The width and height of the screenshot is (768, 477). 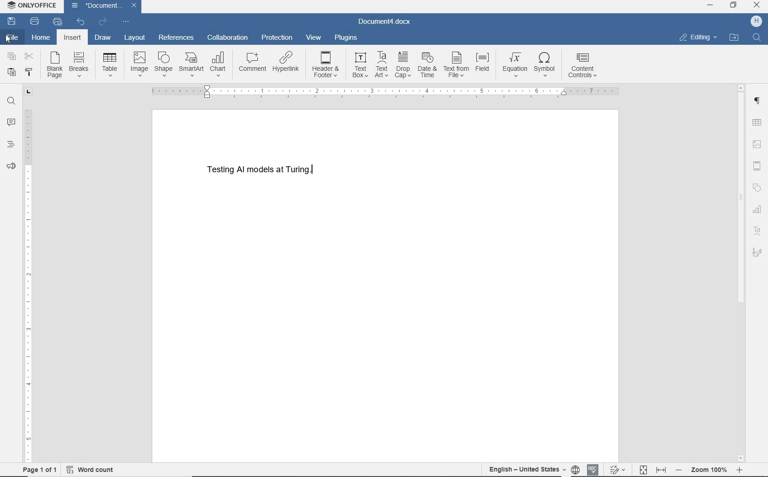 What do you see at coordinates (56, 22) in the screenshot?
I see `quick print` at bounding box center [56, 22].